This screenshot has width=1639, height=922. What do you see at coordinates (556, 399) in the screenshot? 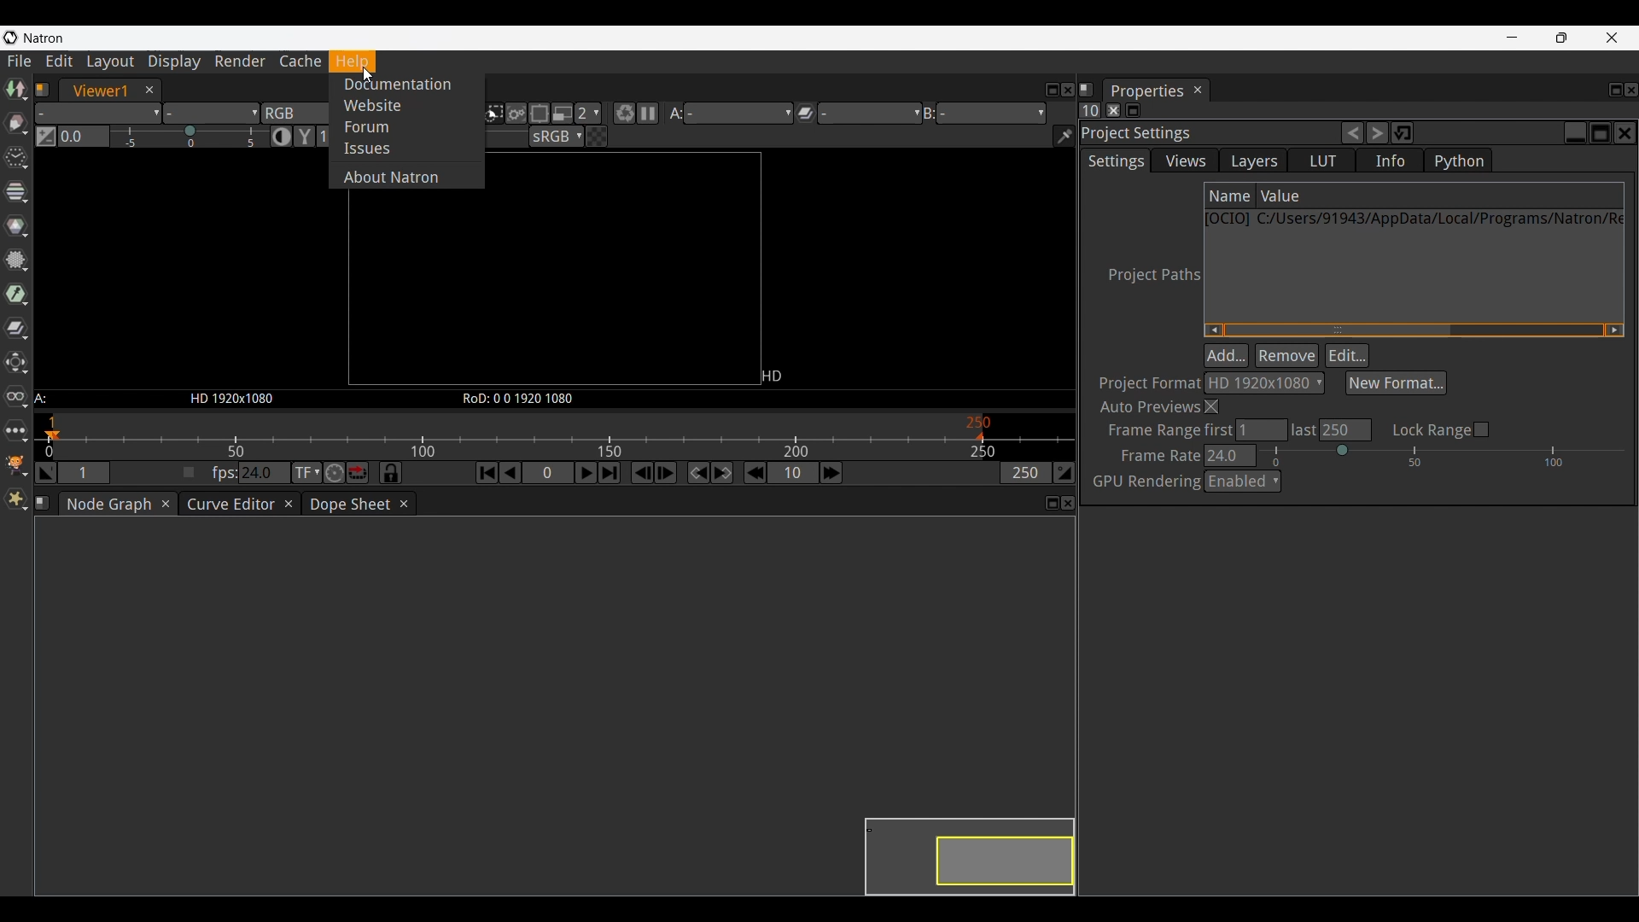
I see `Information about the canvas` at bounding box center [556, 399].